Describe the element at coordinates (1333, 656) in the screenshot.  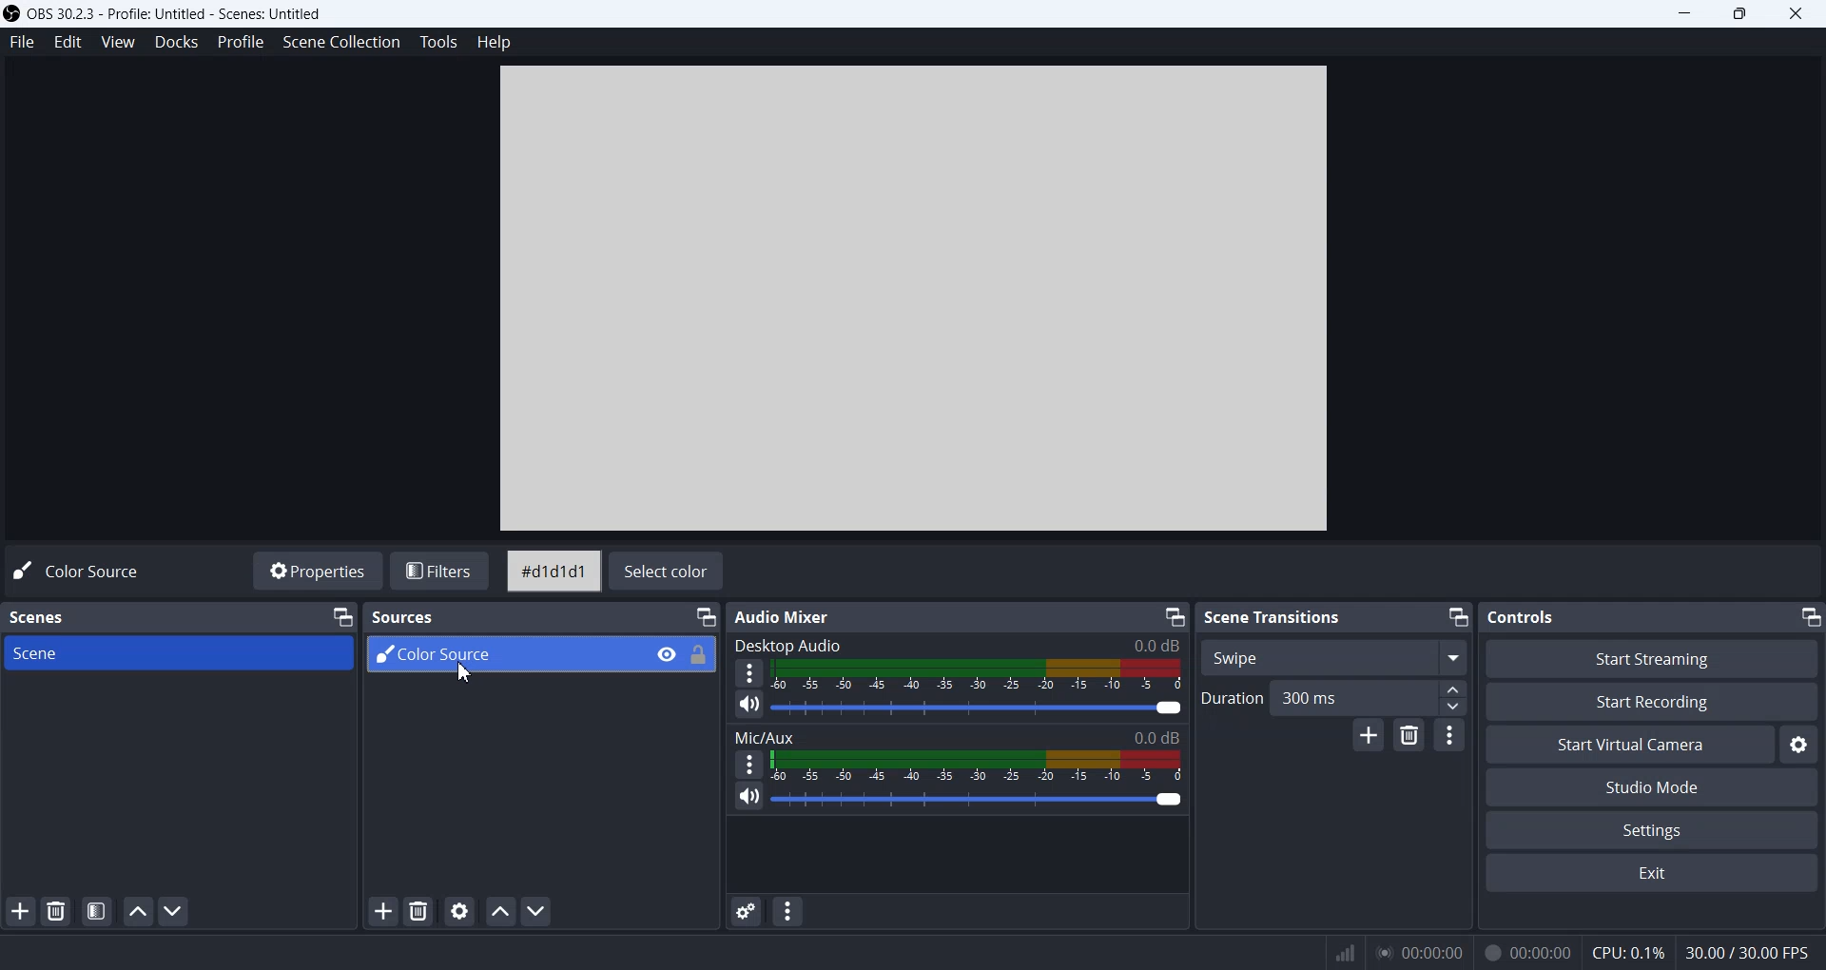
I see `Swipe` at that location.